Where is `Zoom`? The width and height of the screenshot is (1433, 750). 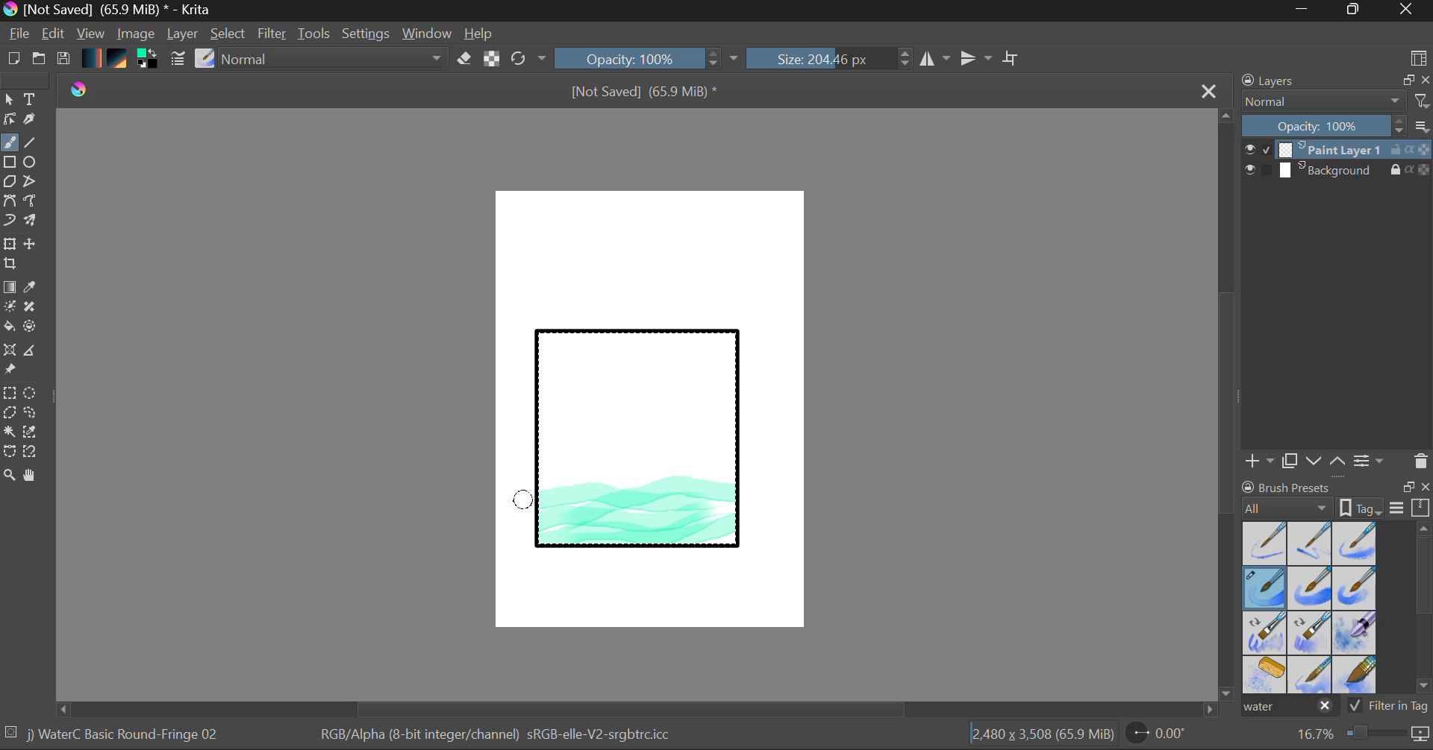 Zoom is located at coordinates (1361, 734).